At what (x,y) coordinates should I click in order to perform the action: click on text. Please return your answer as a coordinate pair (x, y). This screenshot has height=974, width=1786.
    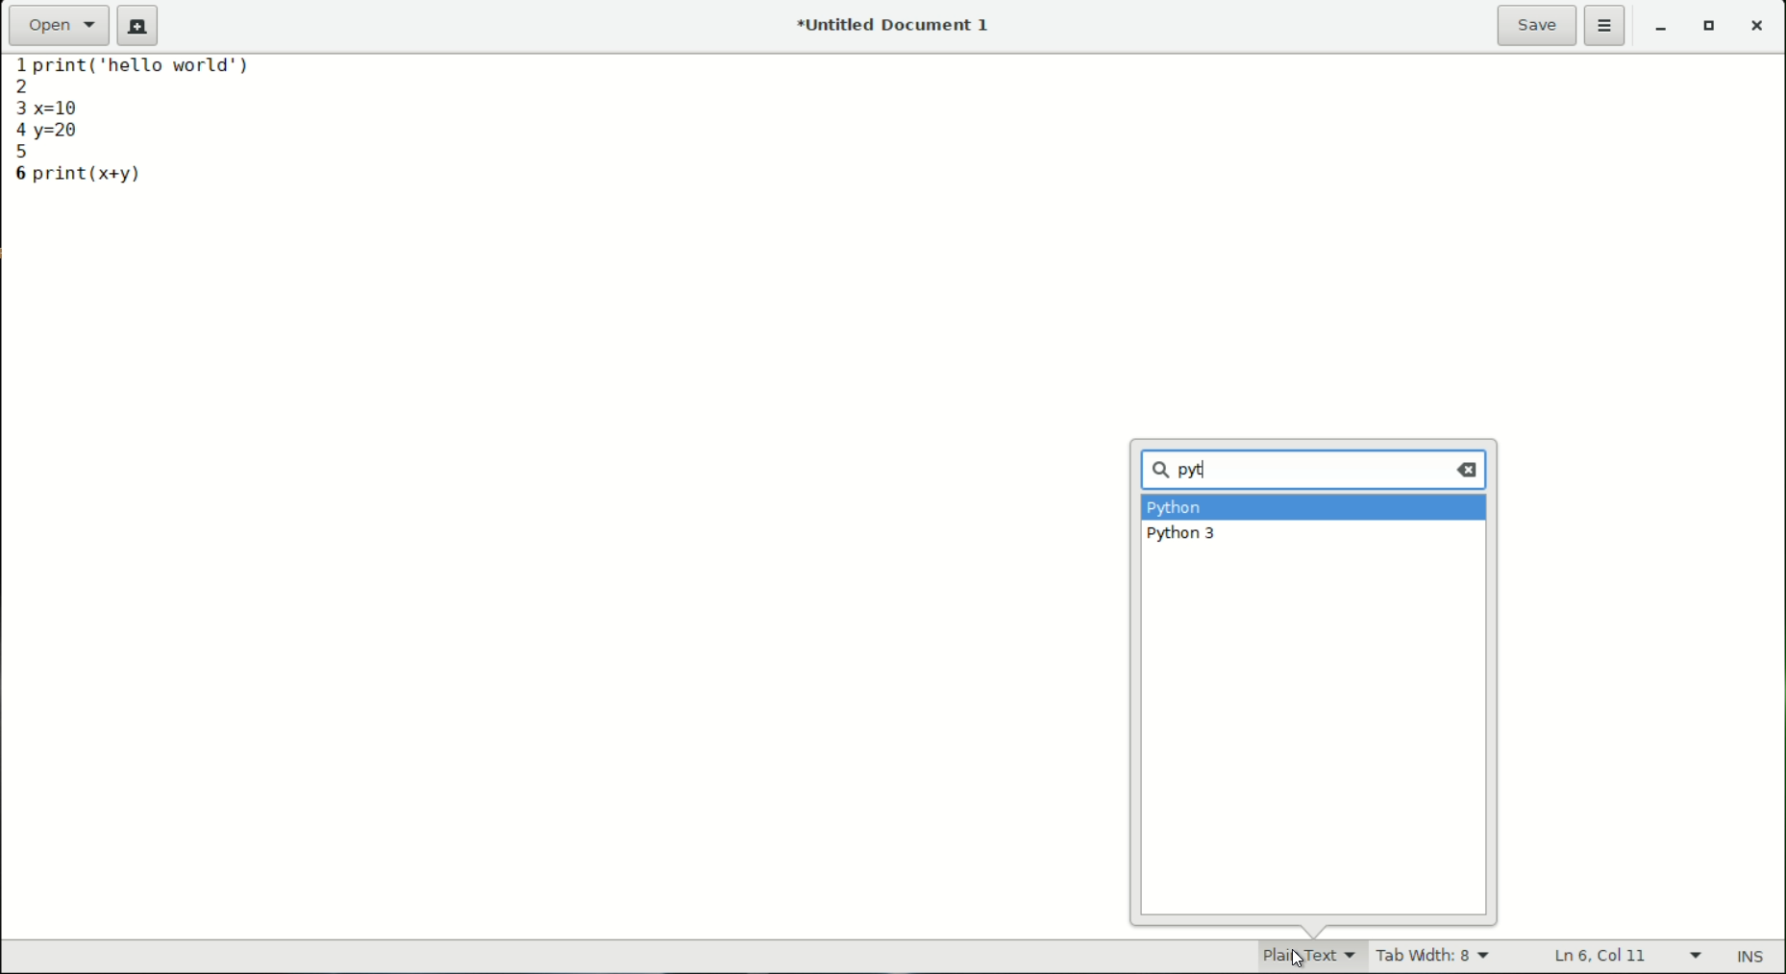
    Looking at the image, I should click on (157, 72).